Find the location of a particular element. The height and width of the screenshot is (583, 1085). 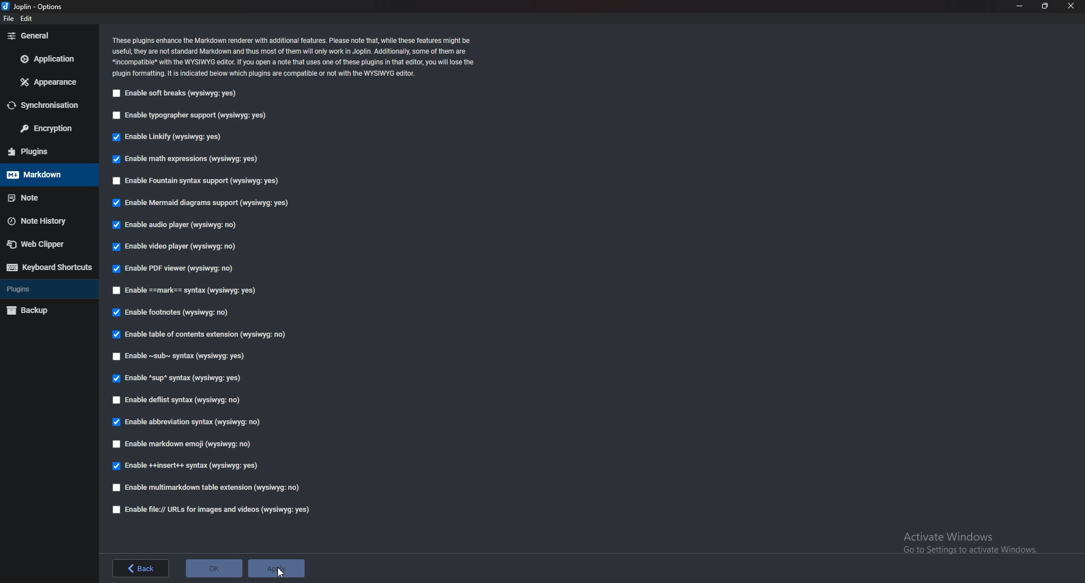

Application is located at coordinates (48, 59).